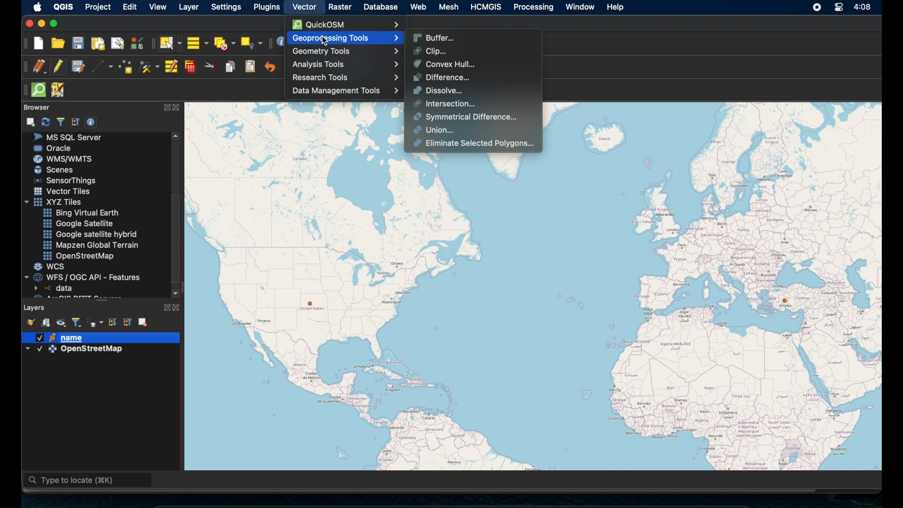 The height and width of the screenshot is (508, 903). I want to click on Symmetrical Difference..., so click(465, 117).